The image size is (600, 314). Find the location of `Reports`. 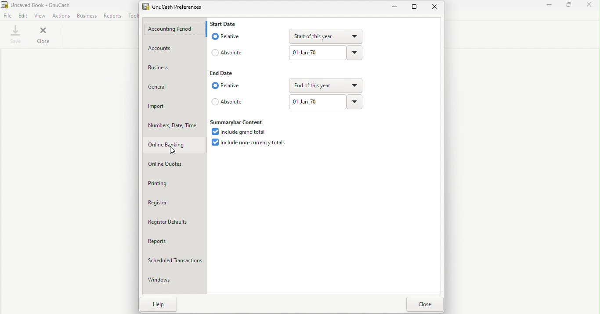

Reports is located at coordinates (112, 16).